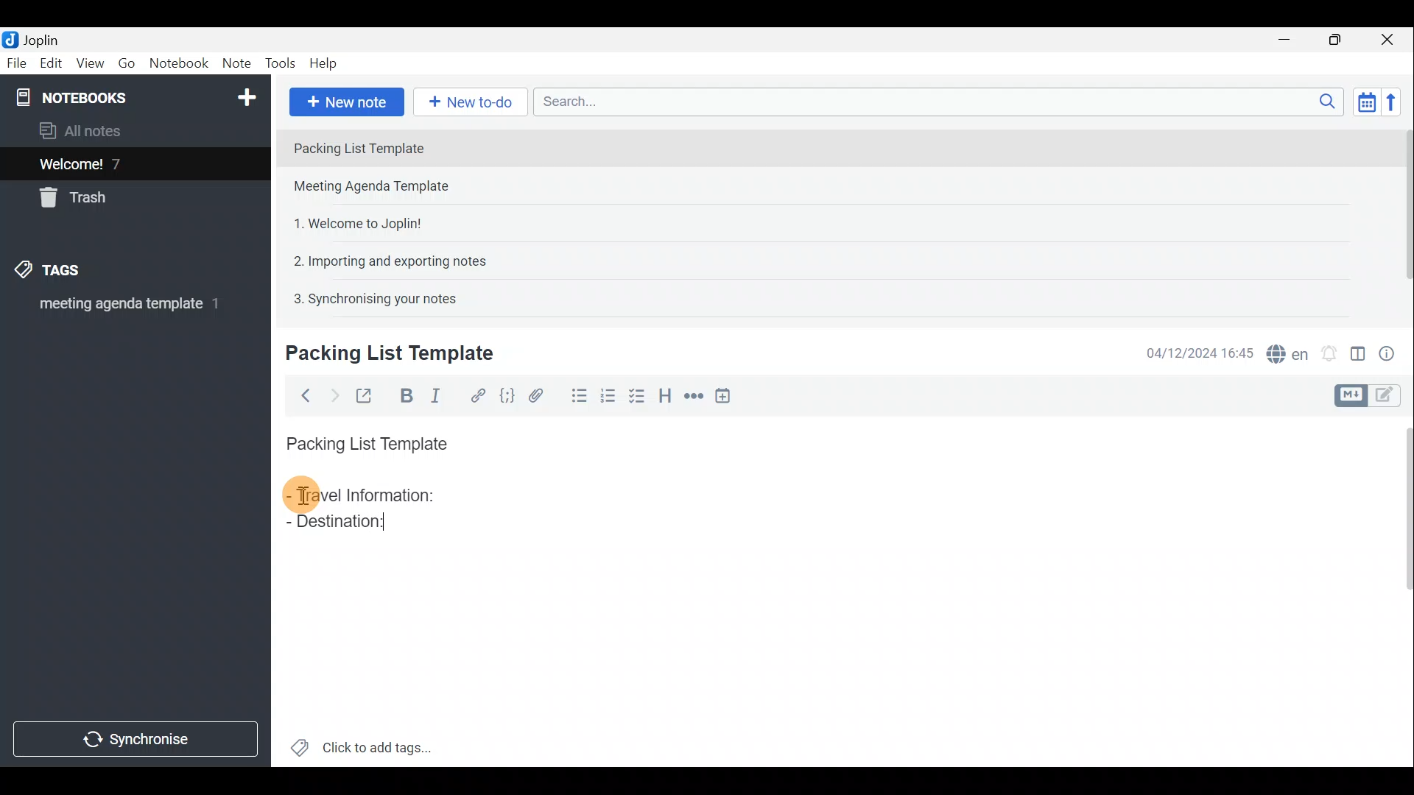 The height and width of the screenshot is (795, 1414). I want to click on Horizontal rule, so click(692, 396).